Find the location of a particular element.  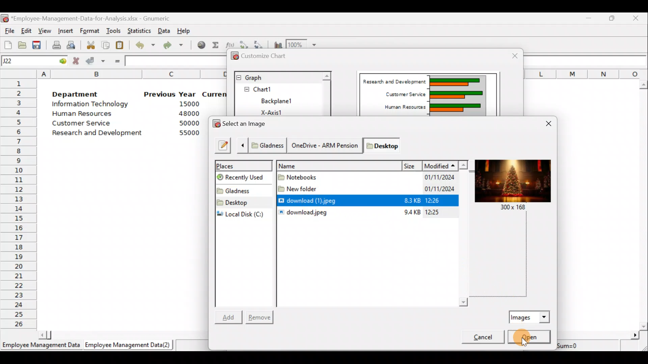

Cursor on open is located at coordinates (536, 336).